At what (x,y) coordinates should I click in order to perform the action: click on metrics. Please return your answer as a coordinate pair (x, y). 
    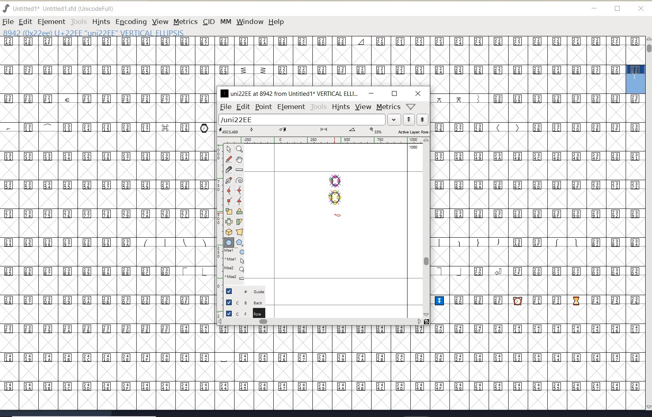
    Looking at the image, I should click on (388, 107).